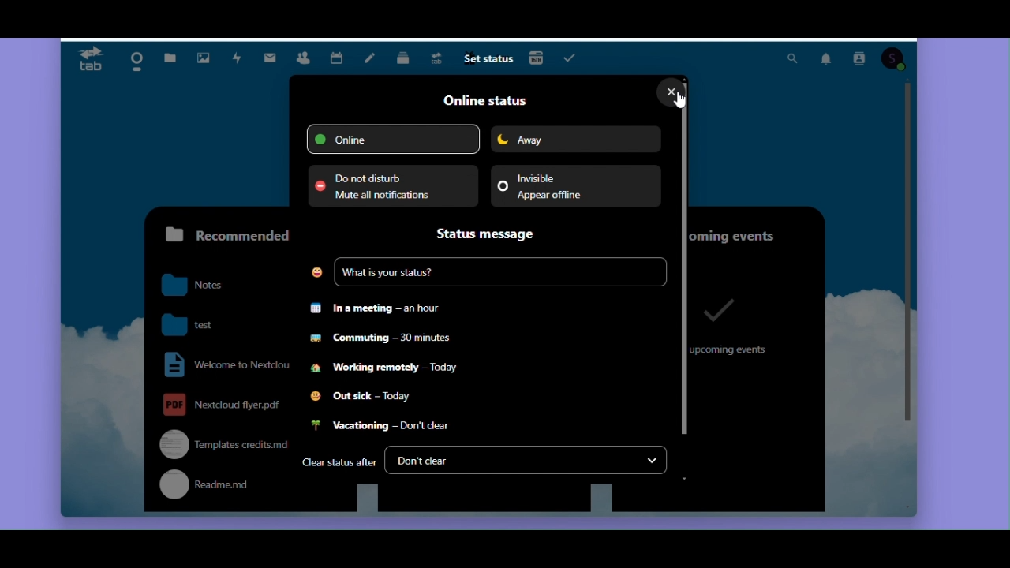  What do you see at coordinates (201, 55) in the screenshot?
I see `Photos` at bounding box center [201, 55].